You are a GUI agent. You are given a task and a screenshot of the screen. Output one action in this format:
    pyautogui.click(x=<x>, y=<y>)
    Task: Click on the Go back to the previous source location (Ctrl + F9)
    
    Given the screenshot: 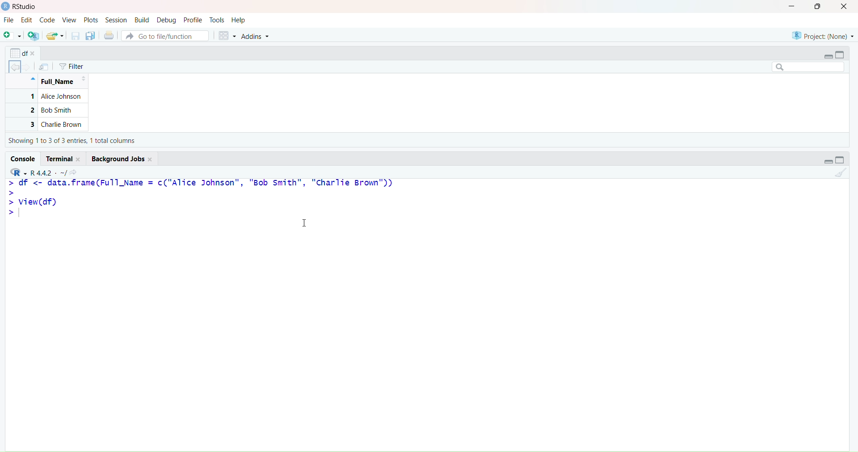 What is the action you would take?
    pyautogui.click(x=13, y=66)
    